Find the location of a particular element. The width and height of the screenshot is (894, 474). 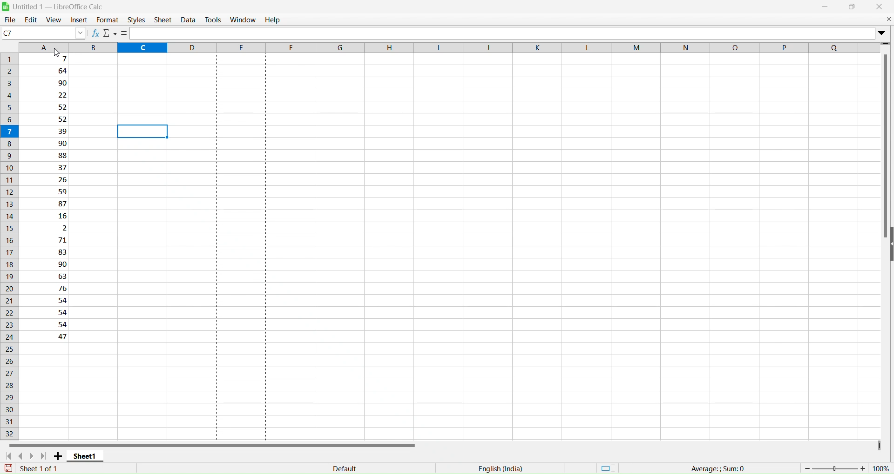

Title is located at coordinates (61, 7).